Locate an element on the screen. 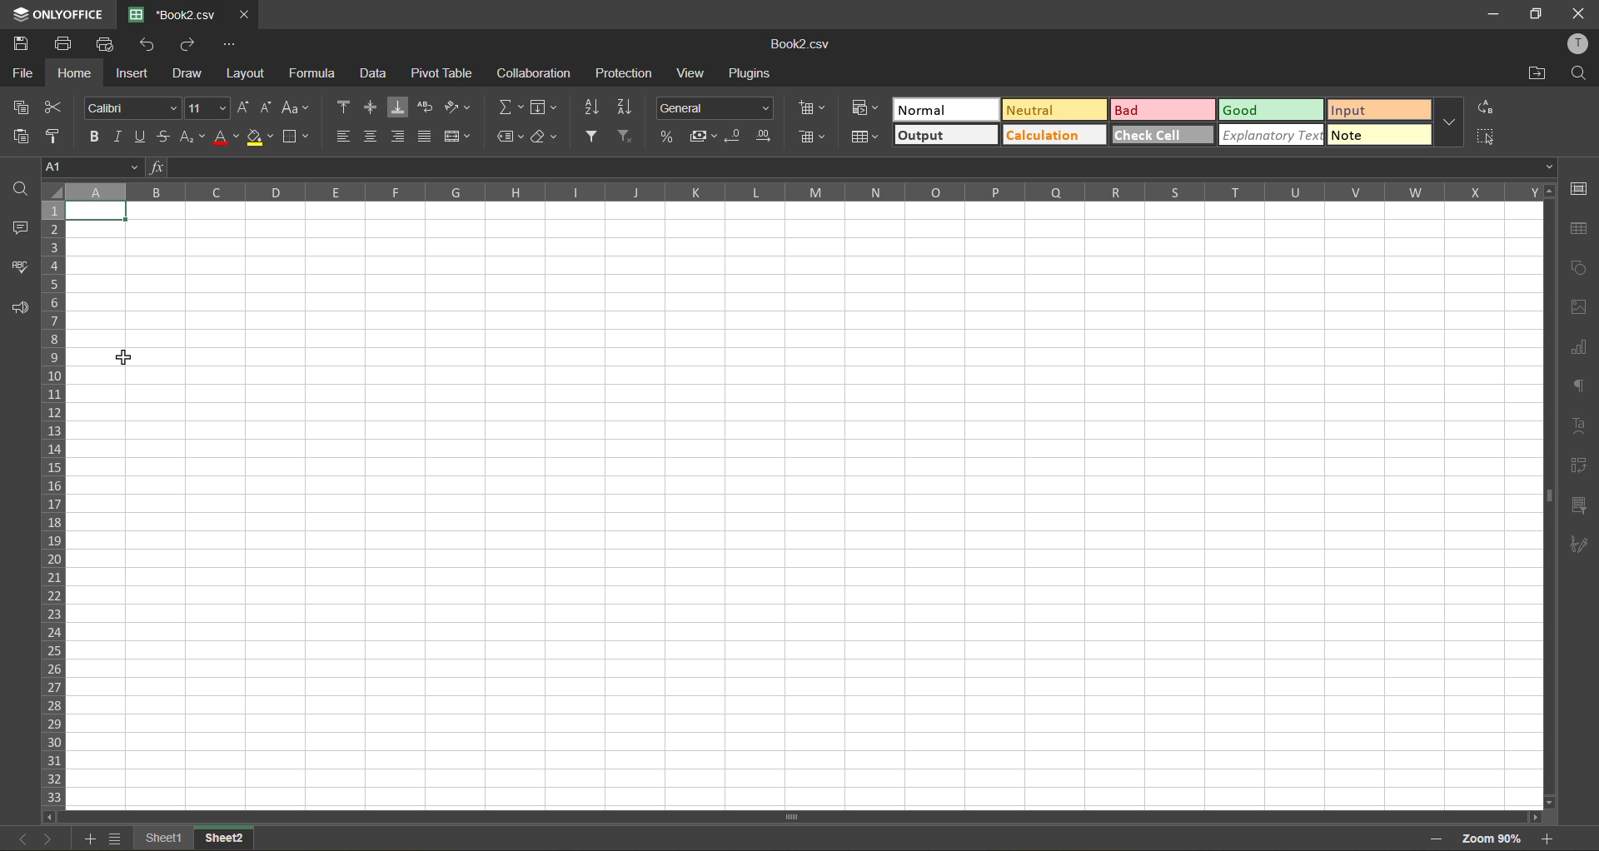  copy is located at coordinates (21, 107).